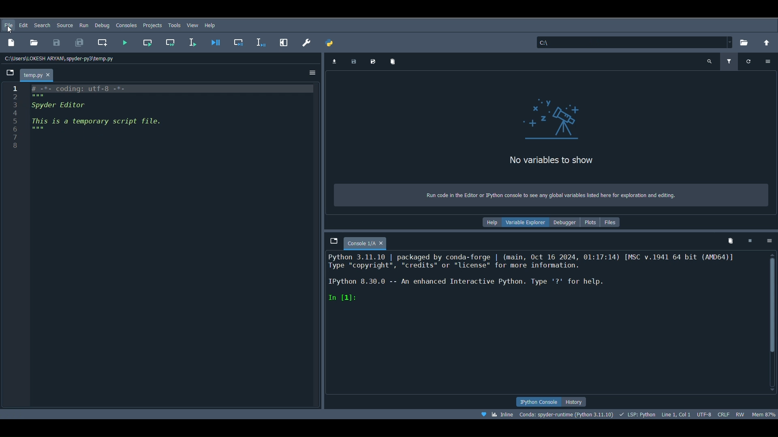 Image resolution: width=778 pixels, height=437 pixels. Describe the element at coordinates (590, 222) in the screenshot. I see `Plots` at that location.